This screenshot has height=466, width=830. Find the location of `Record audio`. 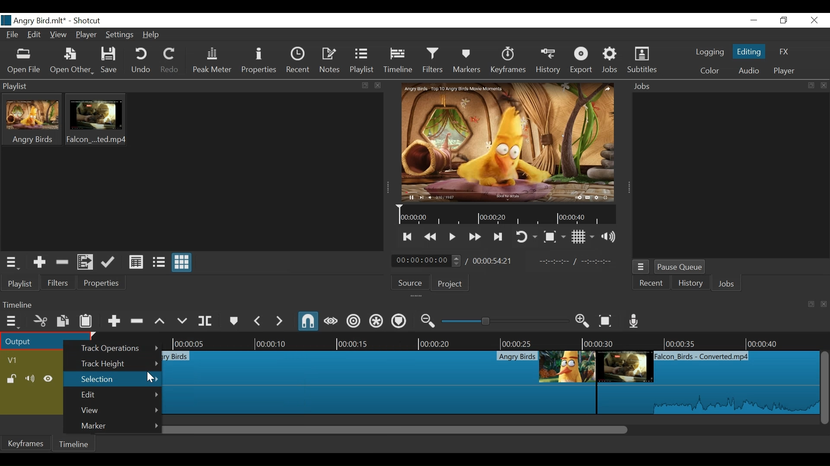

Record audio is located at coordinates (632, 321).